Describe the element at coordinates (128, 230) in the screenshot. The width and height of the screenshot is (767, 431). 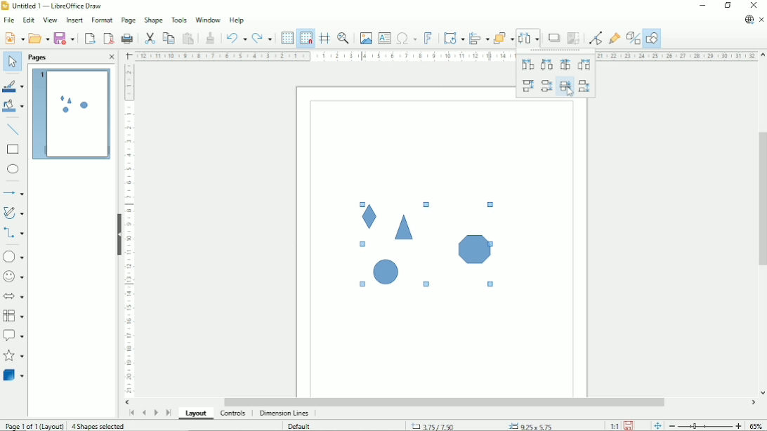
I see `Vertical scale` at that location.